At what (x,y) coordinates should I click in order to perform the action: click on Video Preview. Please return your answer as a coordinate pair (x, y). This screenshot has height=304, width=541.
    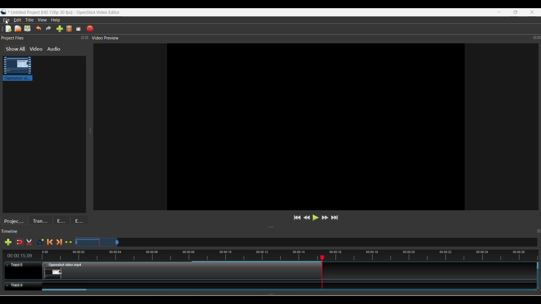
    Looking at the image, I should click on (316, 38).